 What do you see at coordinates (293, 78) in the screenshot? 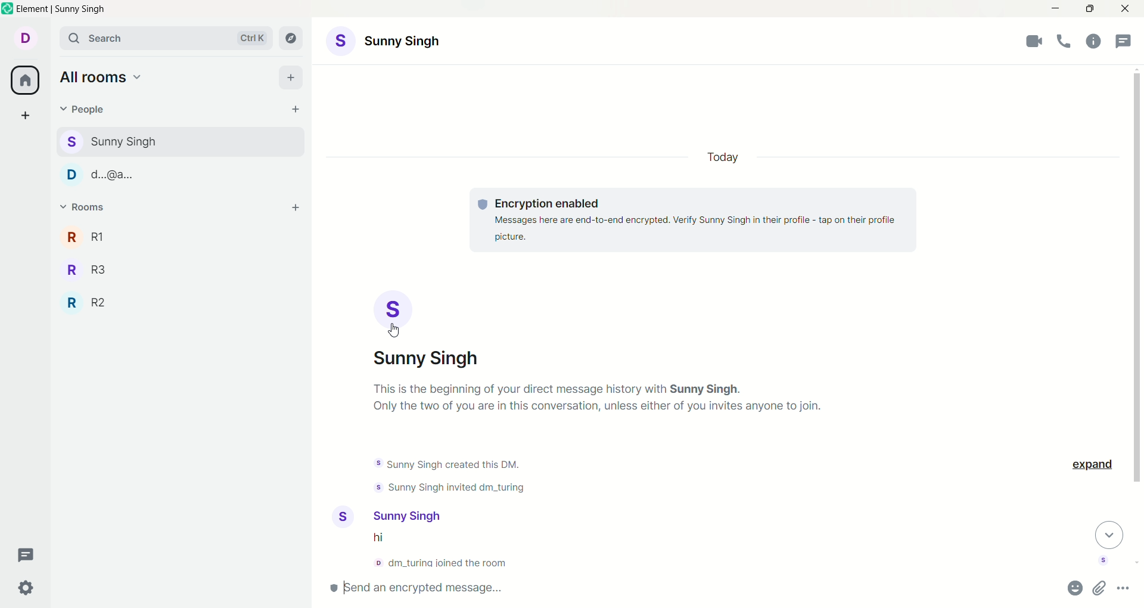
I see `add` at bounding box center [293, 78].